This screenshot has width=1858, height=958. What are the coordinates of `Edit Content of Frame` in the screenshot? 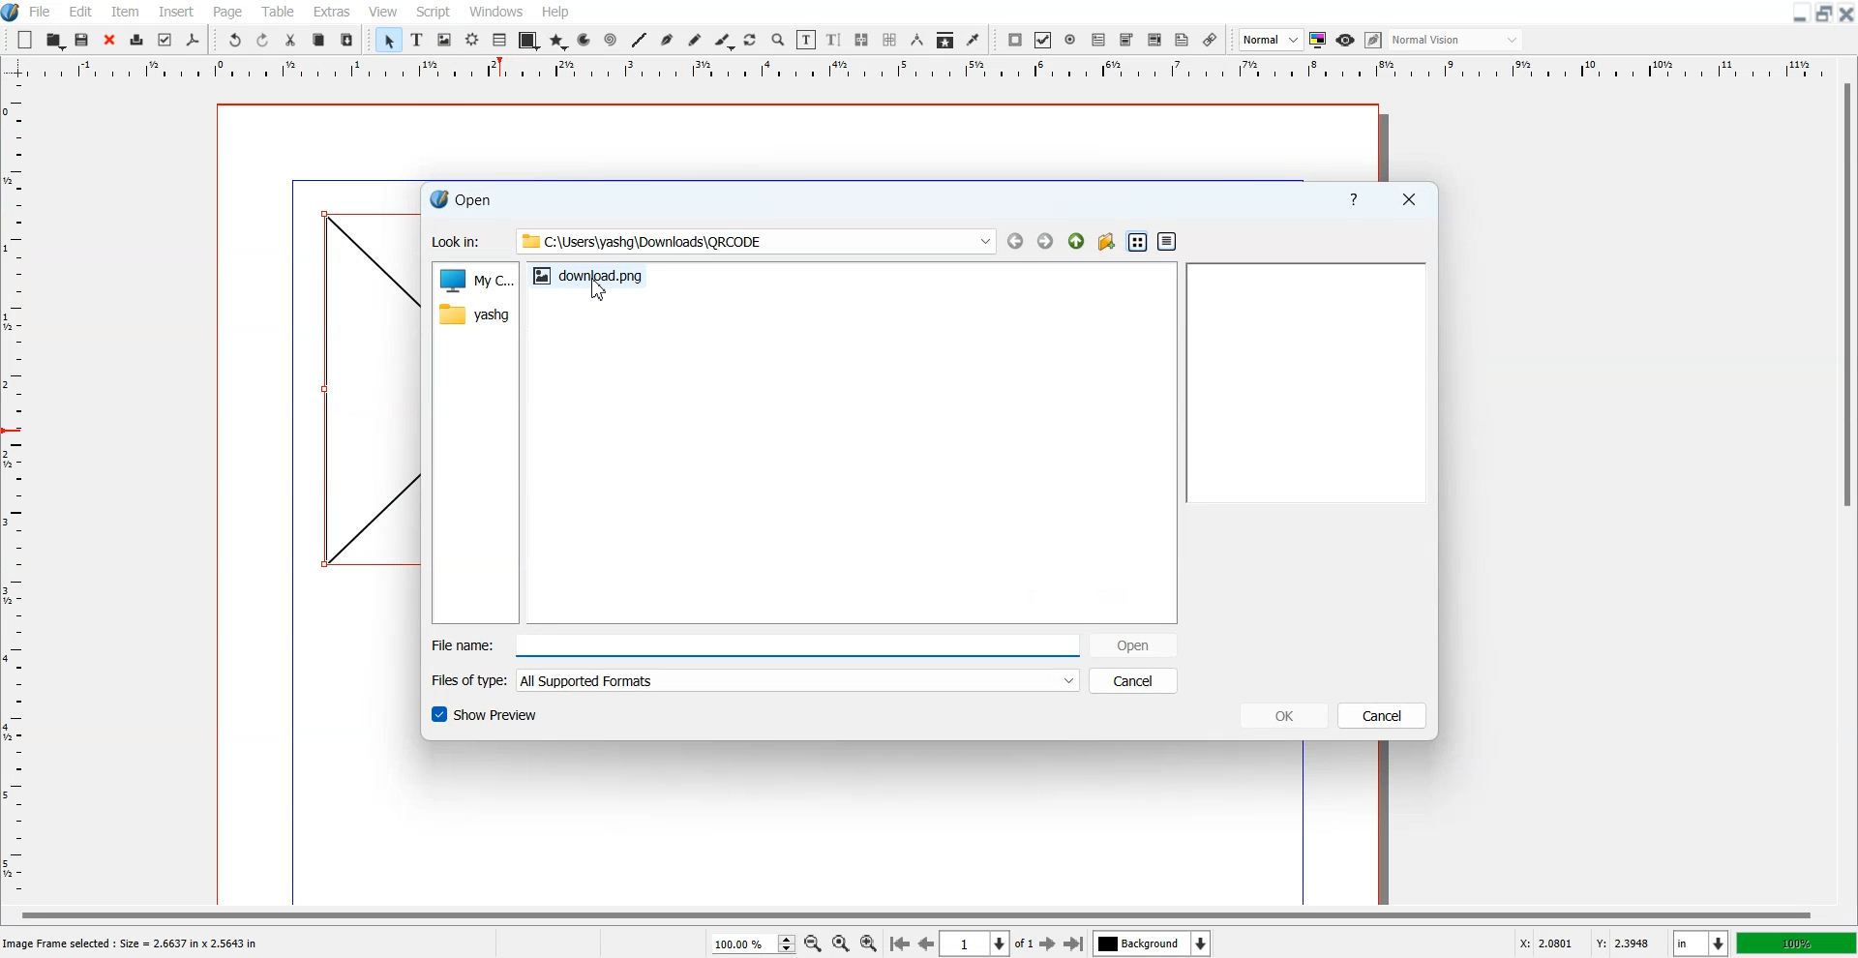 It's located at (807, 40).